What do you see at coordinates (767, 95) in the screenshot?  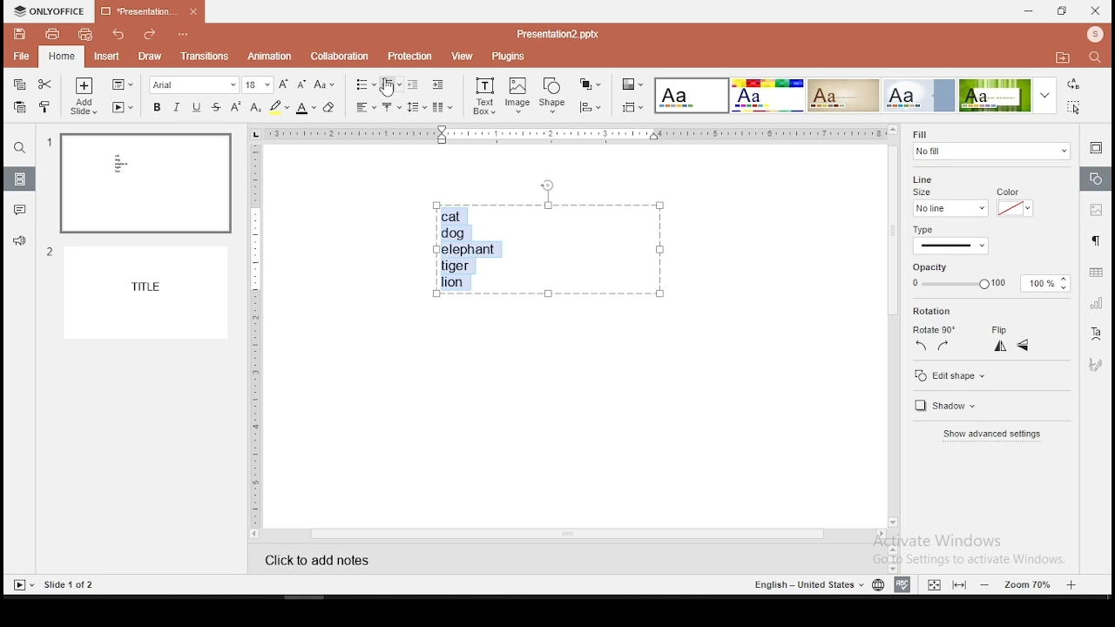 I see `theme ` at bounding box center [767, 95].